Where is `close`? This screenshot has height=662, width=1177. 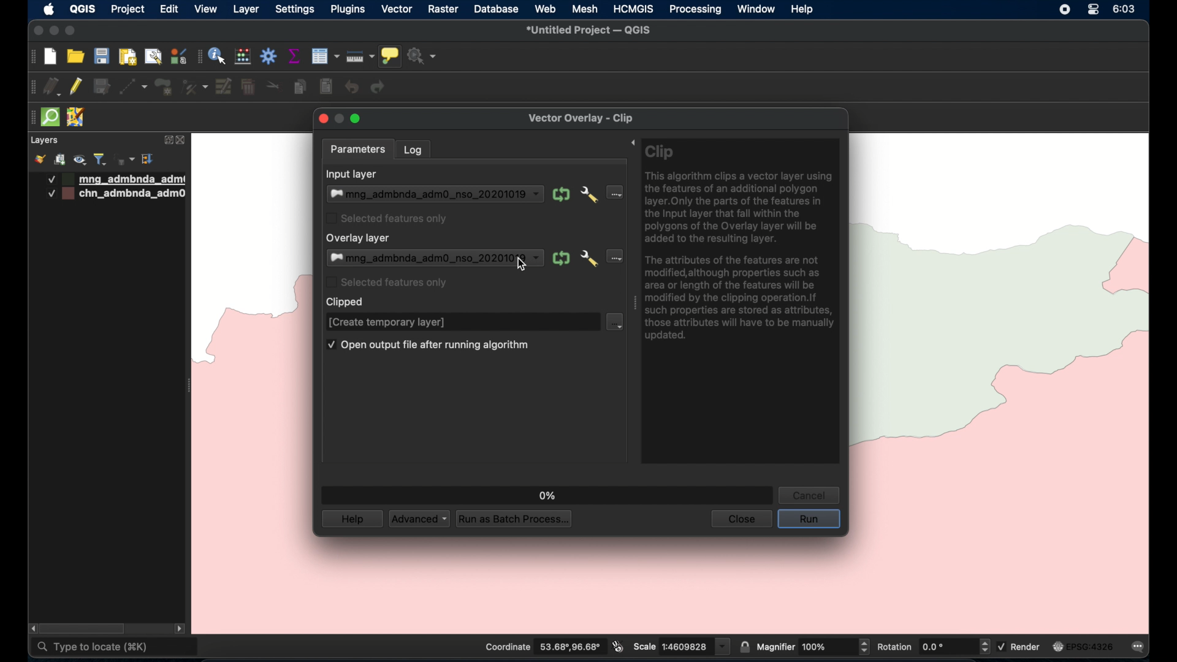 close is located at coordinates (183, 140).